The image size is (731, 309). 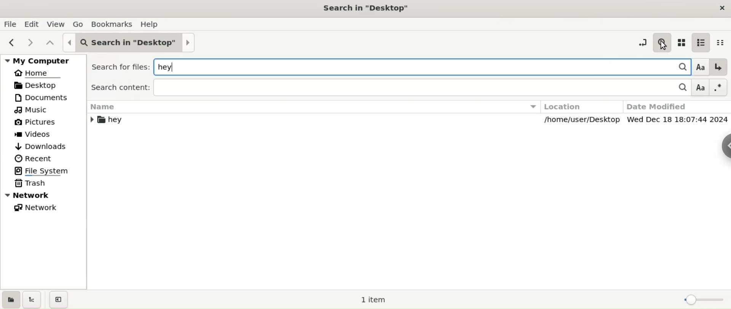 What do you see at coordinates (55, 24) in the screenshot?
I see `view` at bounding box center [55, 24].